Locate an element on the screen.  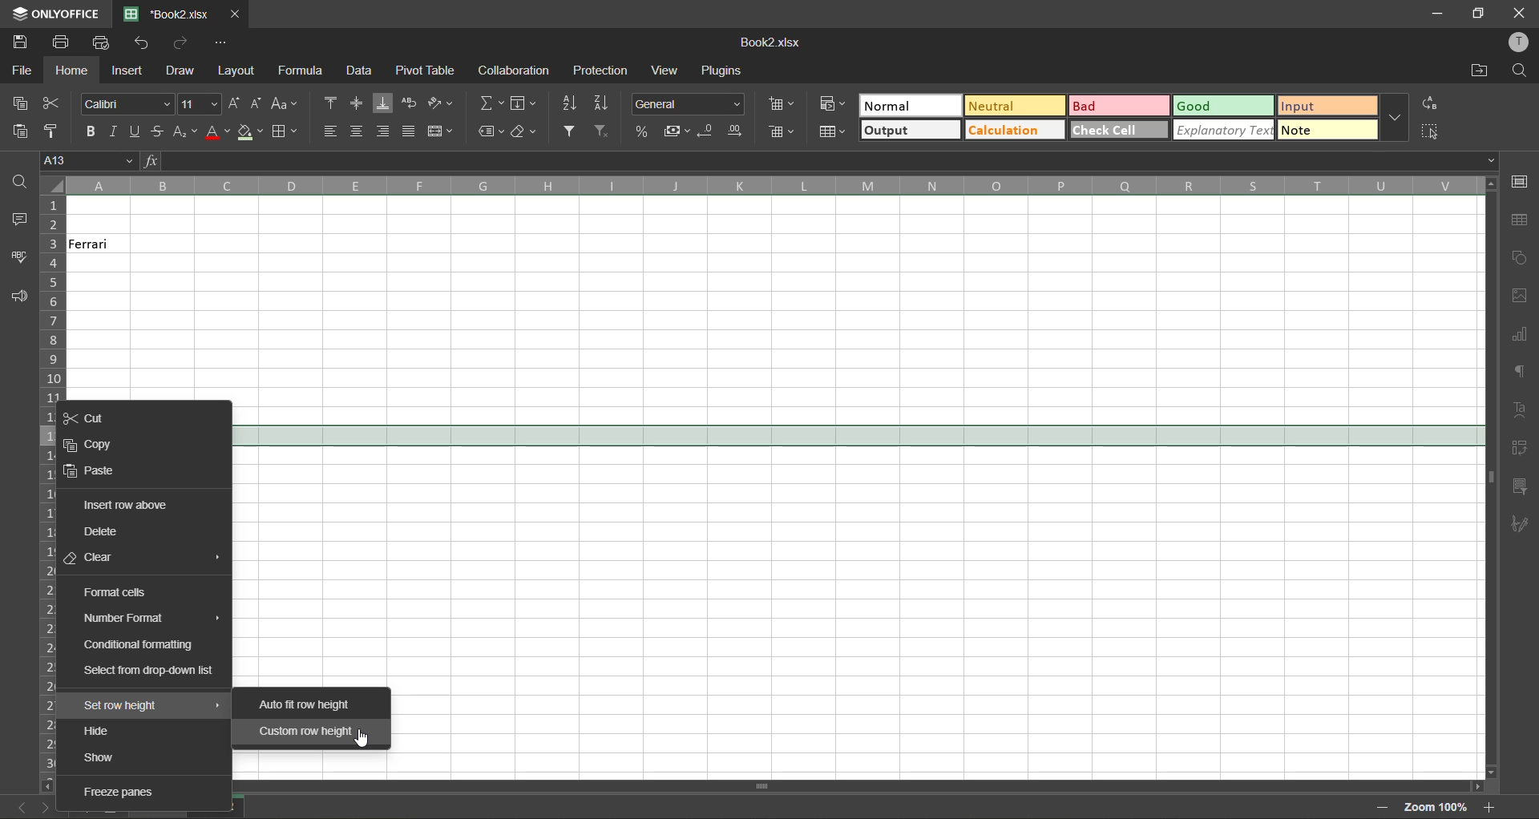
fx is located at coordinates (153, 160).